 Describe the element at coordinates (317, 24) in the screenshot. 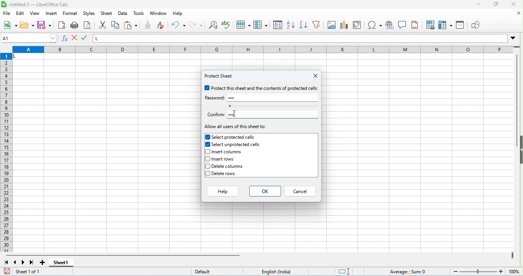

I see `filter` at that location.